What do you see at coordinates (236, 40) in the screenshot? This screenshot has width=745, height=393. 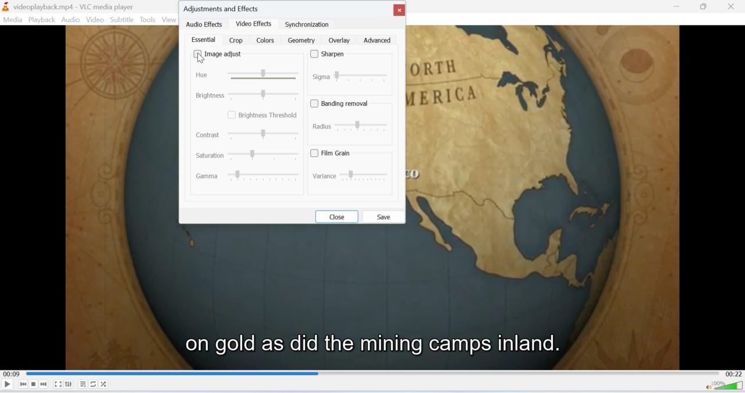 I see `crop` at bounding box center [236, 40].